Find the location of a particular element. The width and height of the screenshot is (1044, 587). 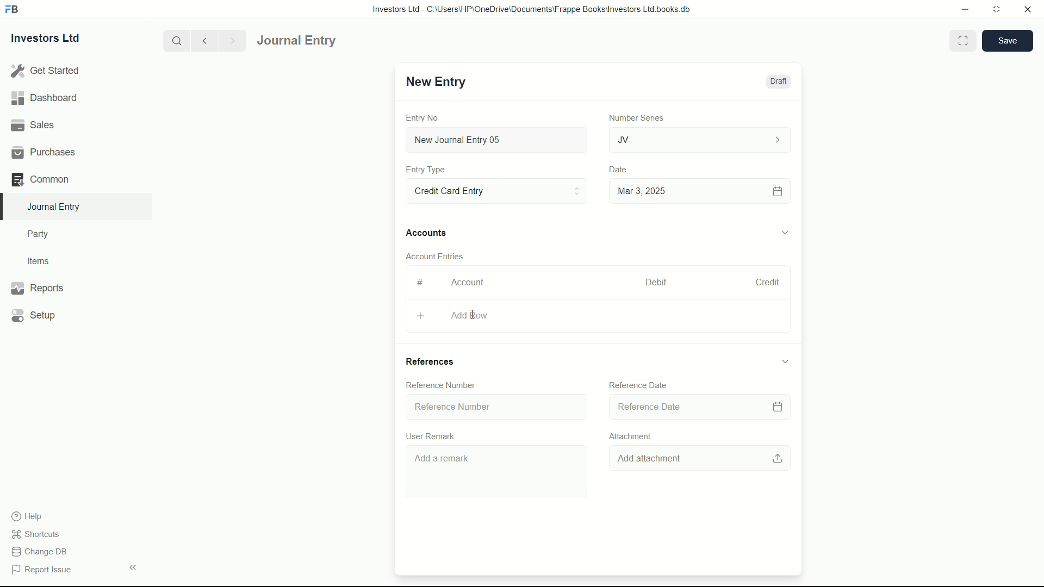

shortcuts is located at coordinates (38, 534).